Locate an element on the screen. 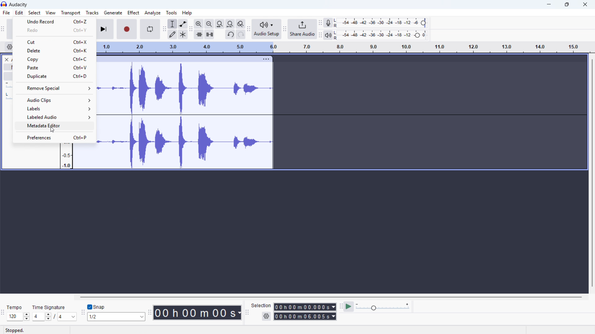 Image resolution: width=595 pixels, height=334 pixels. tools toolbar is located at coordinates (164, 29).